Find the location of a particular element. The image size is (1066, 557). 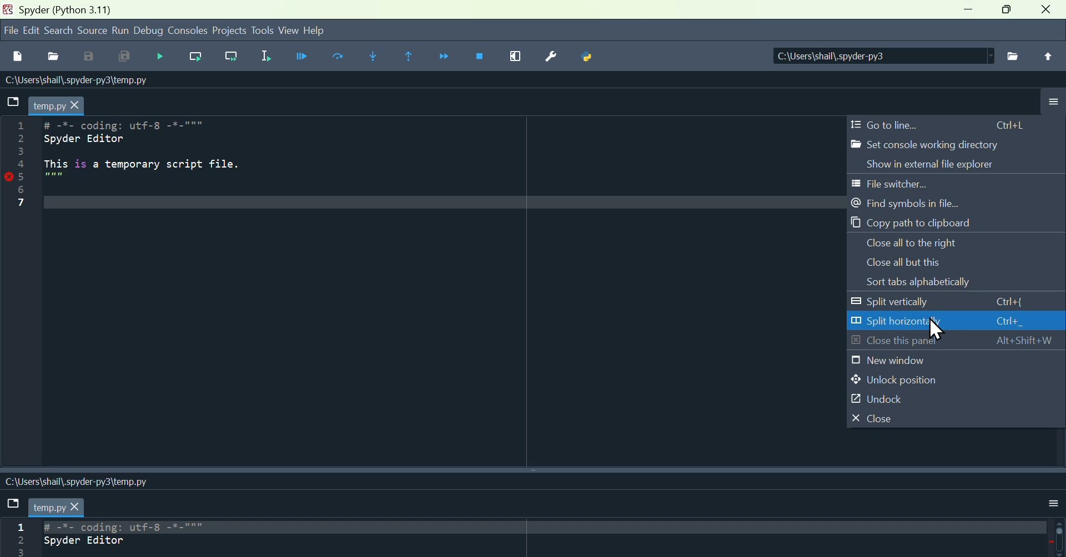

Run current line is located at coordinates (196, 60).